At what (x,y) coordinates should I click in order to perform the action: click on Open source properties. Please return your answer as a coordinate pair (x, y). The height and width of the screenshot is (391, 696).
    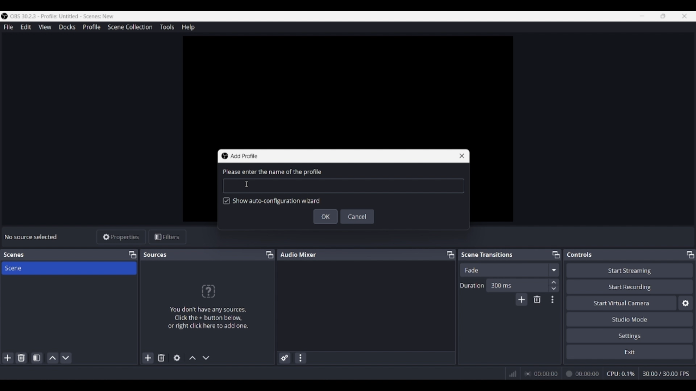
    Looking at the image, I should click on (177, 358).